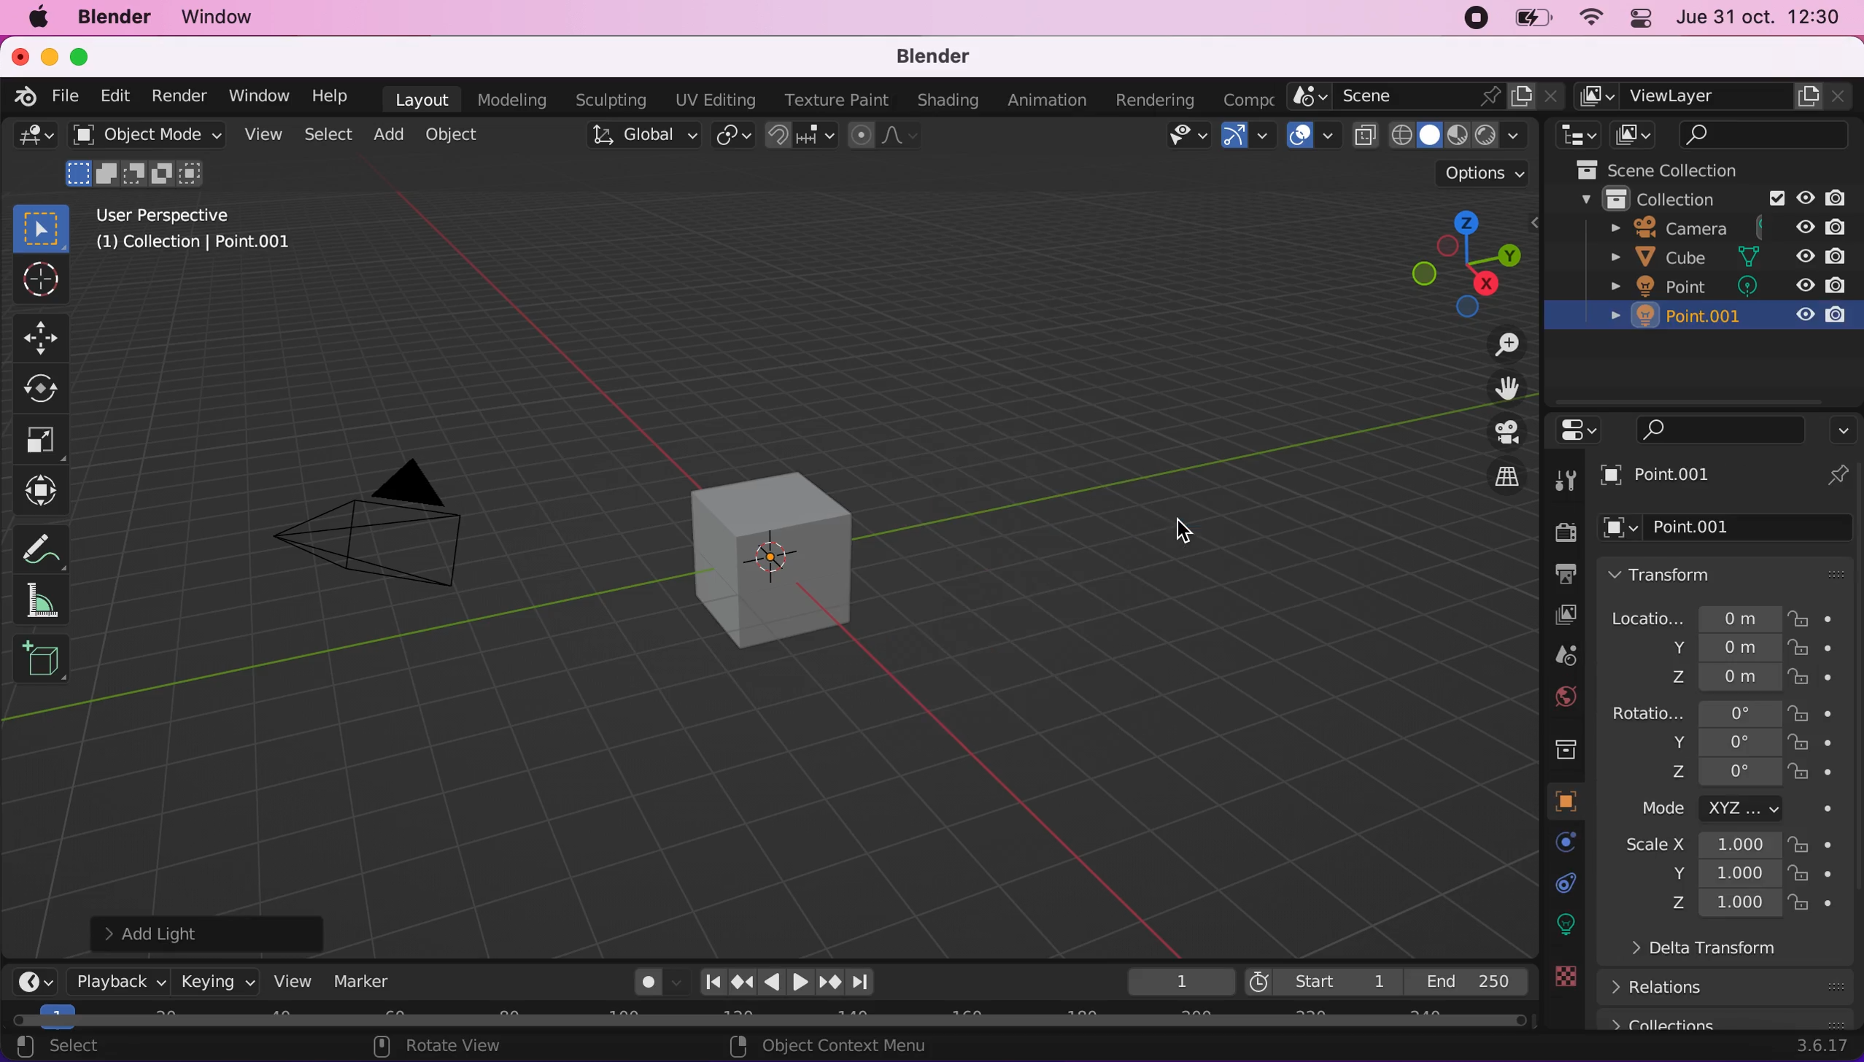 Image resolution: width=1864 pixels, height=1062 pixels. I want to click on y 0m, so click(1705, 650).